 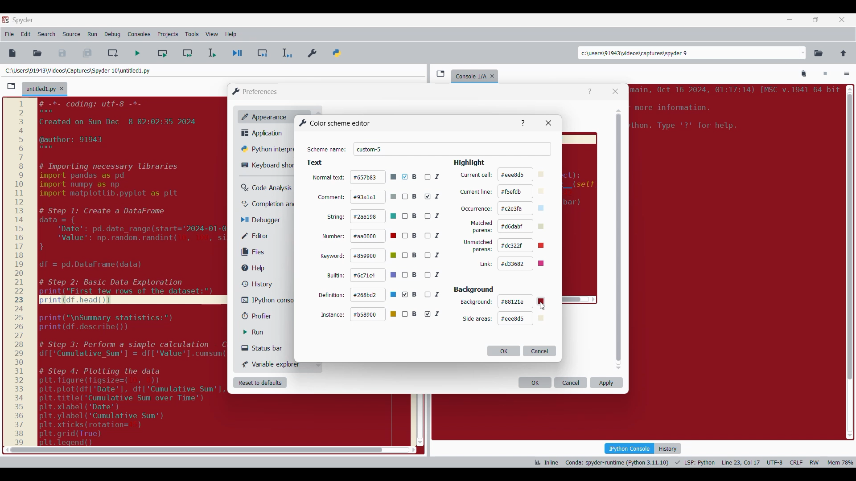 I want to click on Consoles menu, so click(x=139, y=34).